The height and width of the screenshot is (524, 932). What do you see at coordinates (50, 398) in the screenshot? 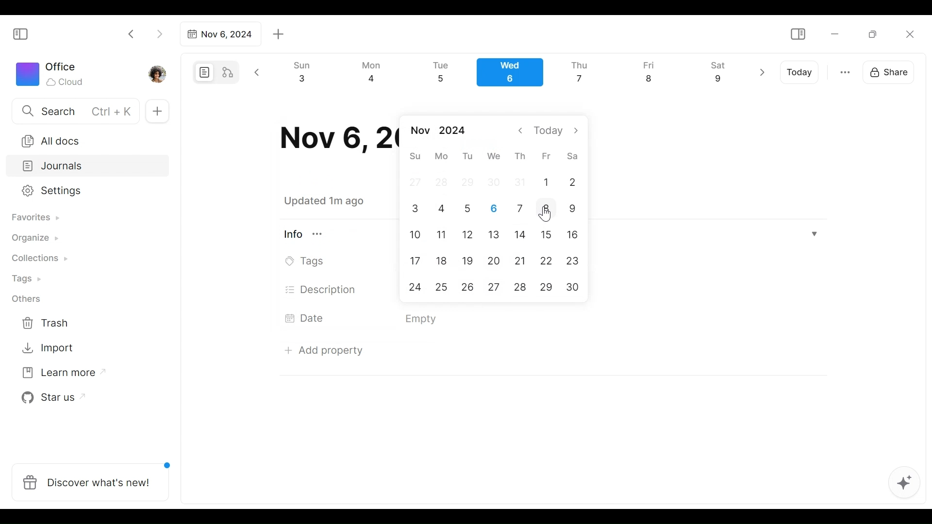
I see `Star us` at bounding box center [50, 398].